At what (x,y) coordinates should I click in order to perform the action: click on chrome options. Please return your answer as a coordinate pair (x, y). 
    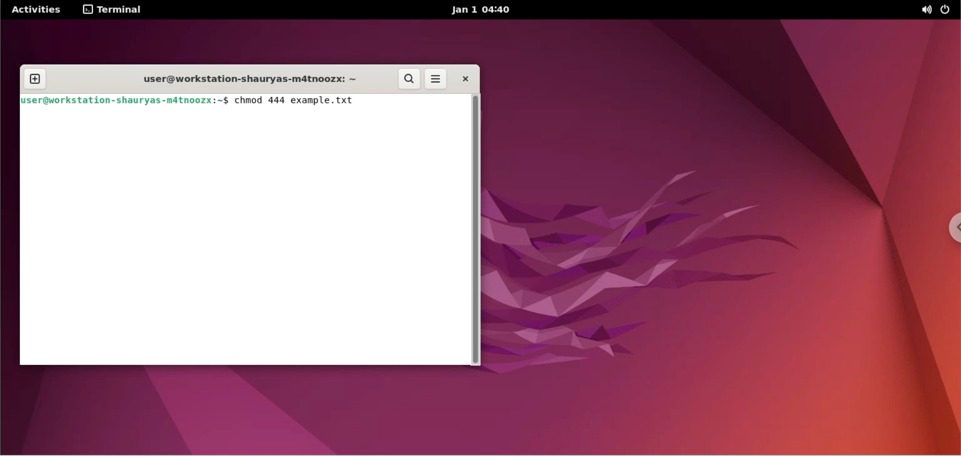
    Looking at the image, I should click on (949, 232).